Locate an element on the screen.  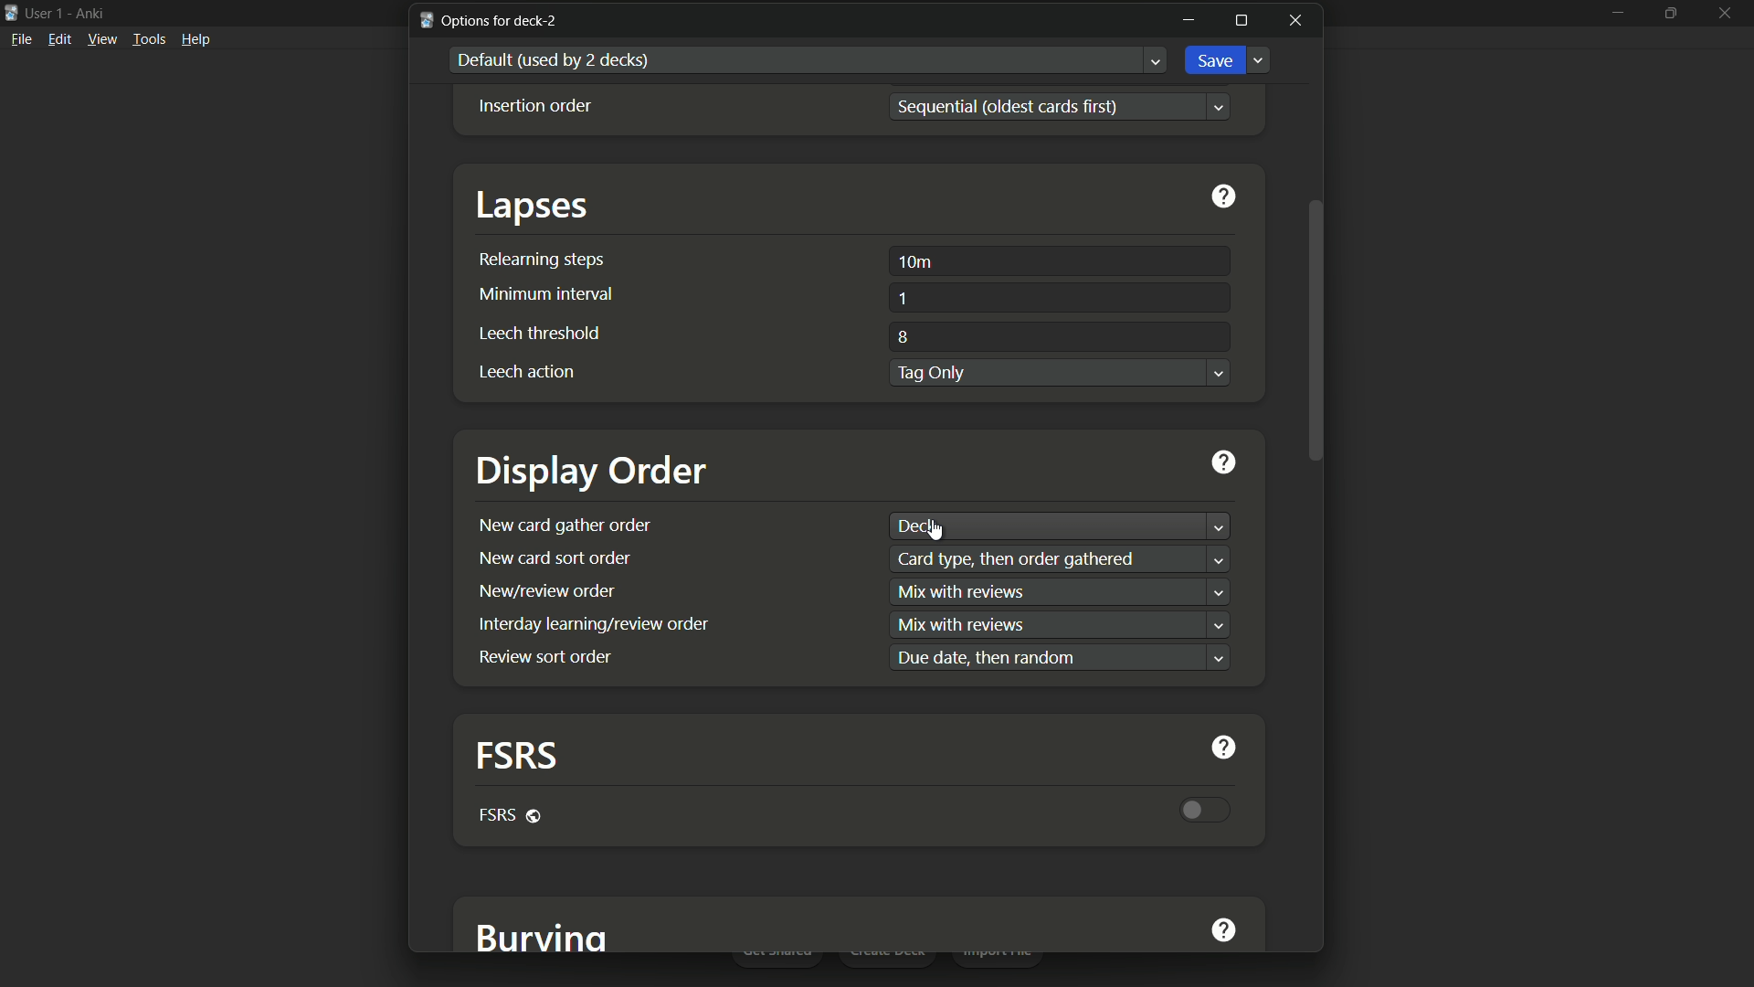
close app is located at coordinates (1730, 12).